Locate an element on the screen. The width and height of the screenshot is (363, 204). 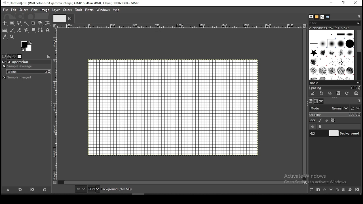
paths tool is located at coordinates (42, 29).